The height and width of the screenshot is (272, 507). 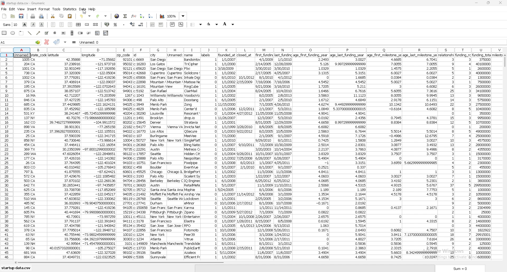 I want to click on split merged cells, so click(x=96, y=25).